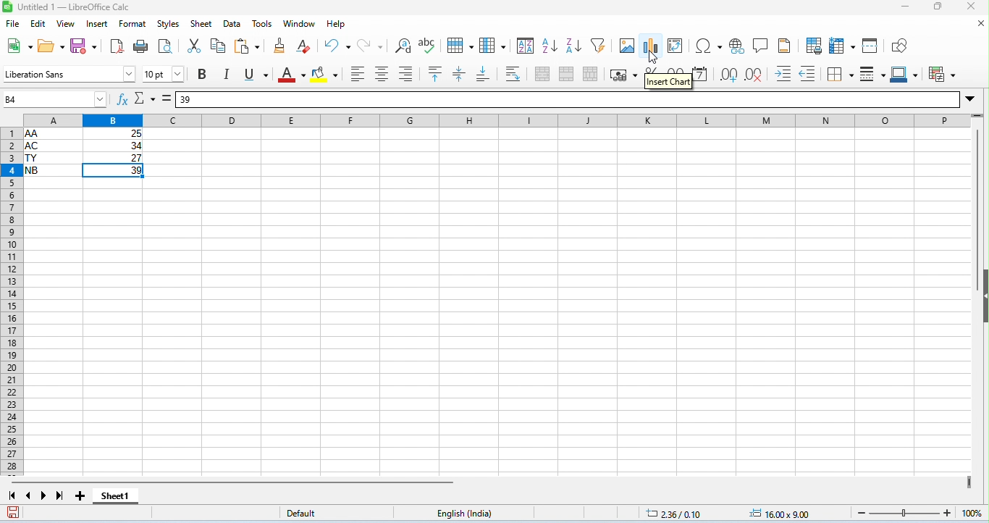 This screenshot has height=523, width=989. Describe the element at coordinates (754, 75) in the screenshot. I see `delete decimal` at that location.